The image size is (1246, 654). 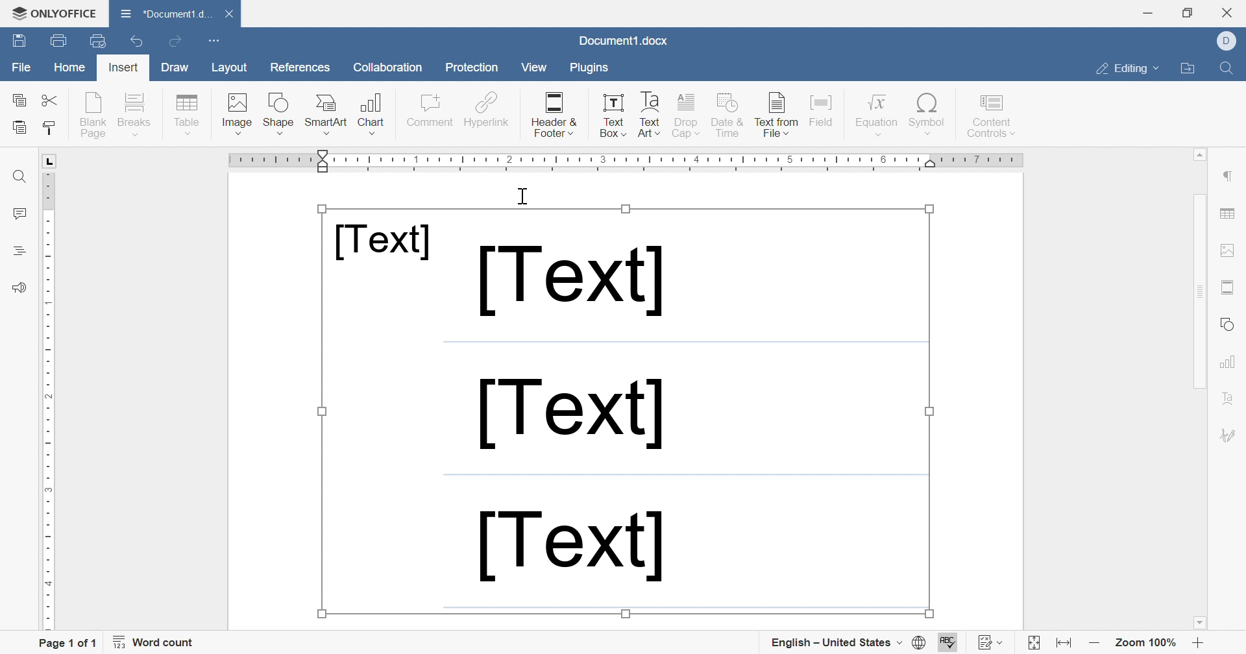 What do you see at coordinates (55, 41) in the screenshot?
I see `Print file` at bounding box center [55, 41].